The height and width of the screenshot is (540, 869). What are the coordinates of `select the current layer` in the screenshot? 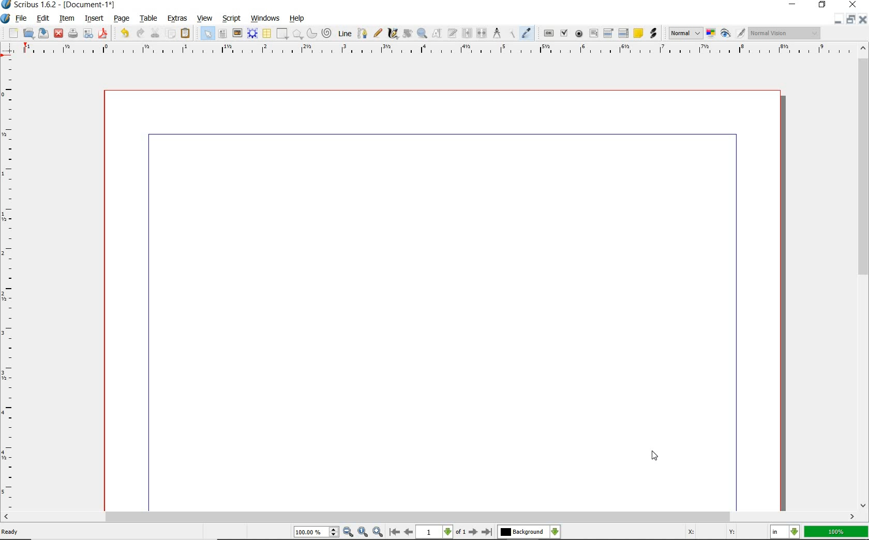 It's located at (529, 533).